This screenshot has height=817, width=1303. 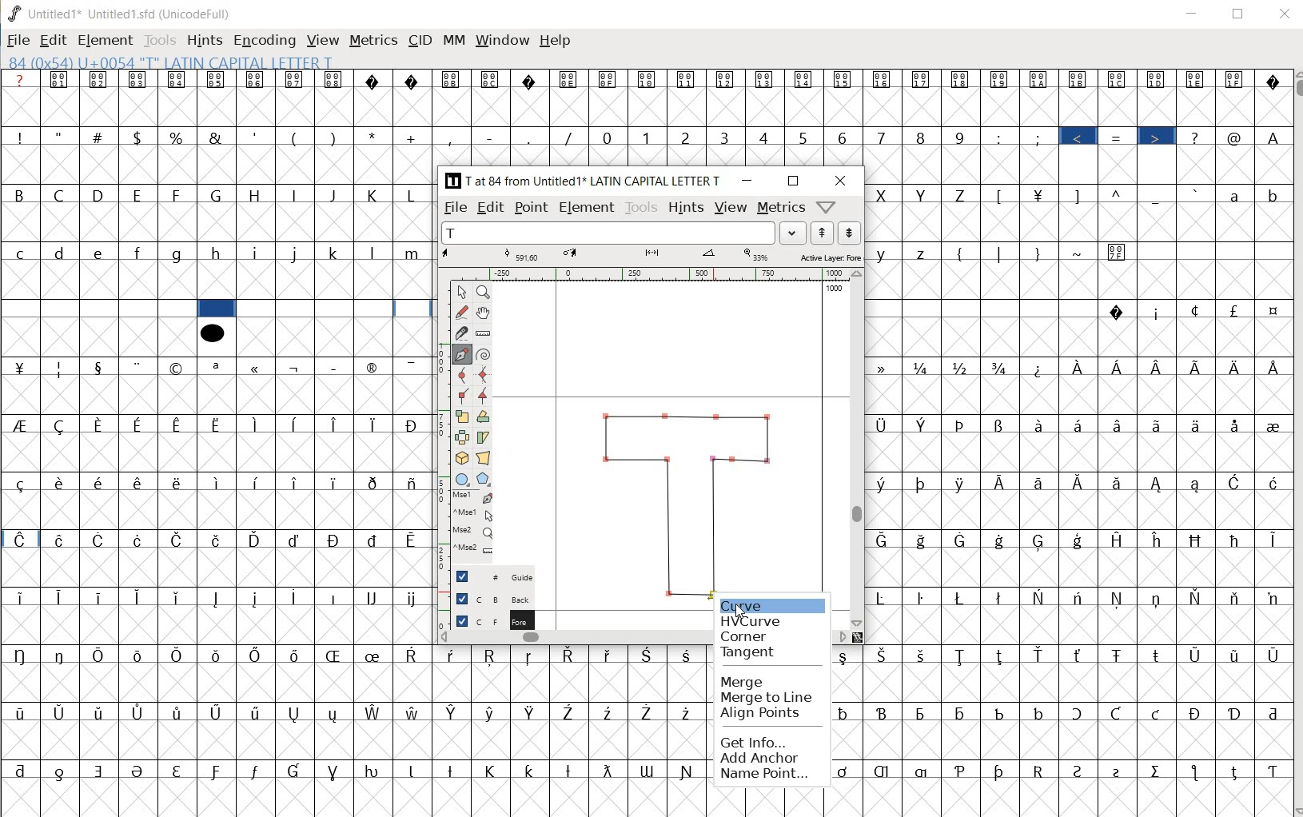 I want to click on Symbol, so click(x=845, y=771).